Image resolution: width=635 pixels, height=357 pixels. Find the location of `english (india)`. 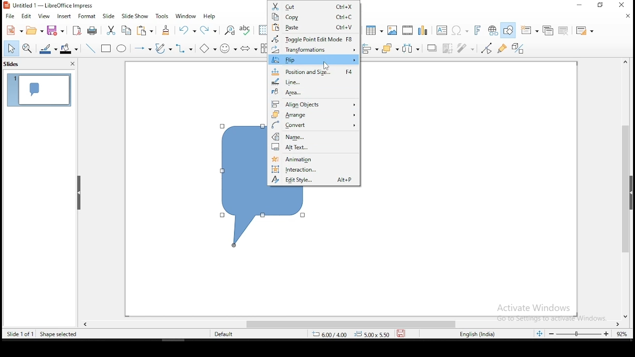

english (india) is located at coordinates (473, 333).